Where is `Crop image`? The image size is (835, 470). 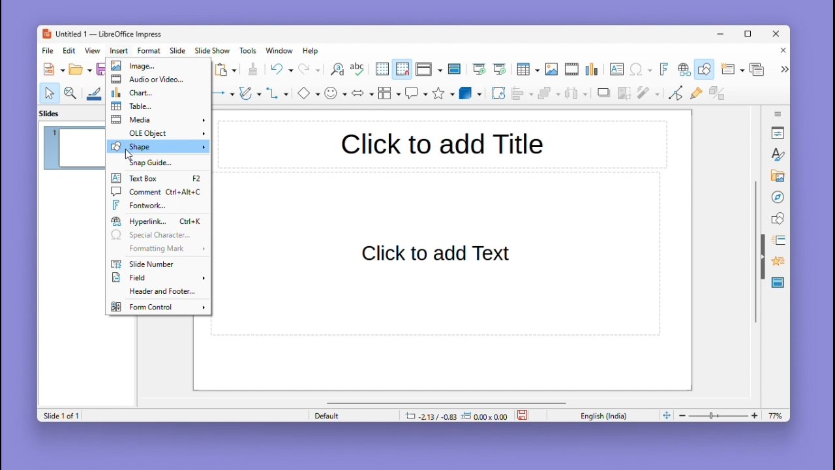 Crop image is located at coordinates (625, 96).